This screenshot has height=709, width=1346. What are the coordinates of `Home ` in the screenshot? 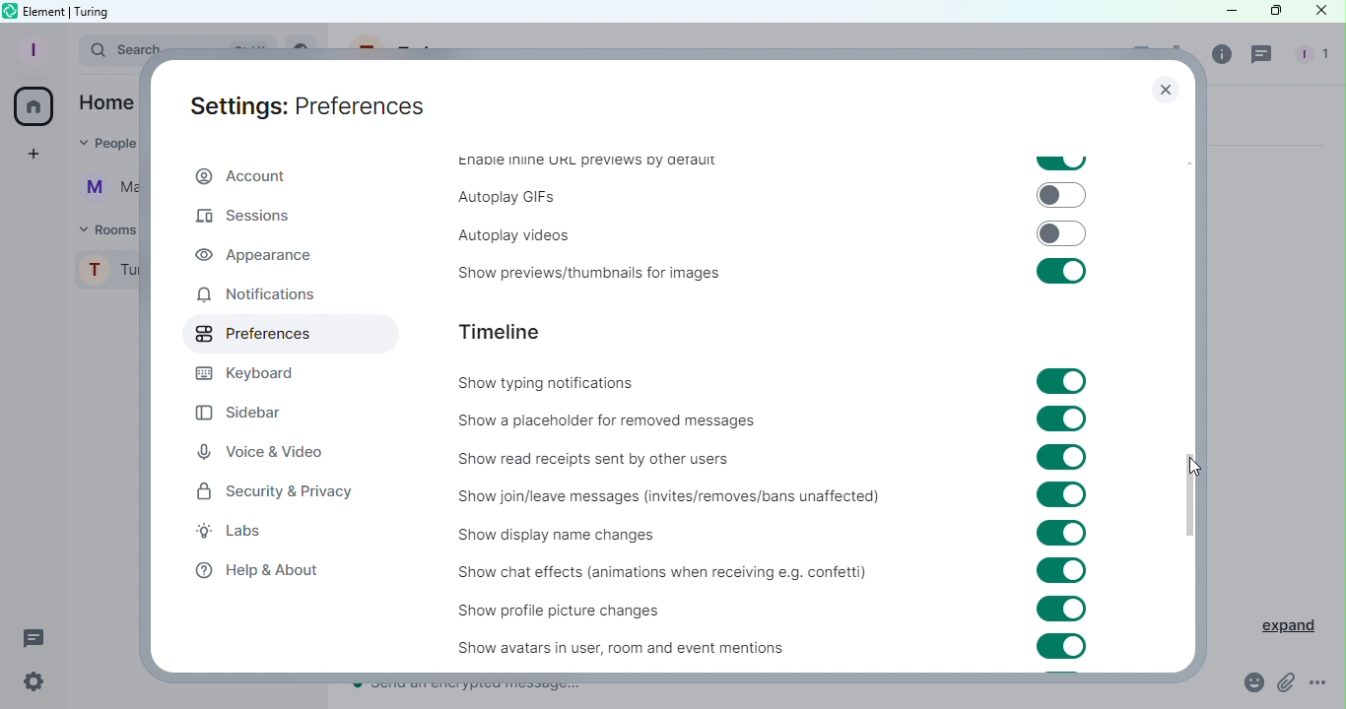 It's located at (106, 101).